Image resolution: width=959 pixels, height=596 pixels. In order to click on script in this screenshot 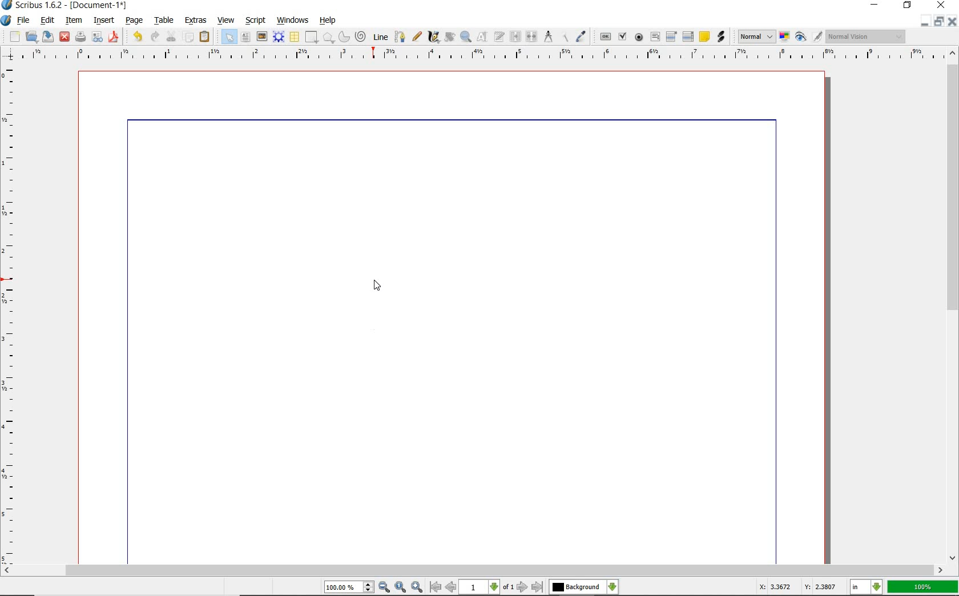, I will do `click(256, 20)`.